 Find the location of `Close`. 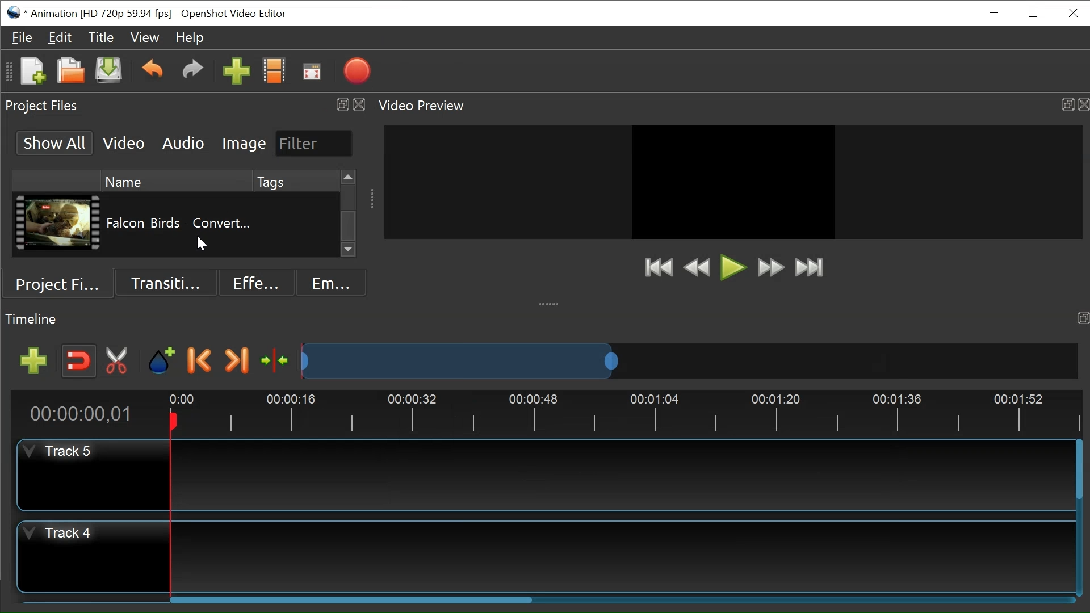

Close is located at coordinates (359, 105).